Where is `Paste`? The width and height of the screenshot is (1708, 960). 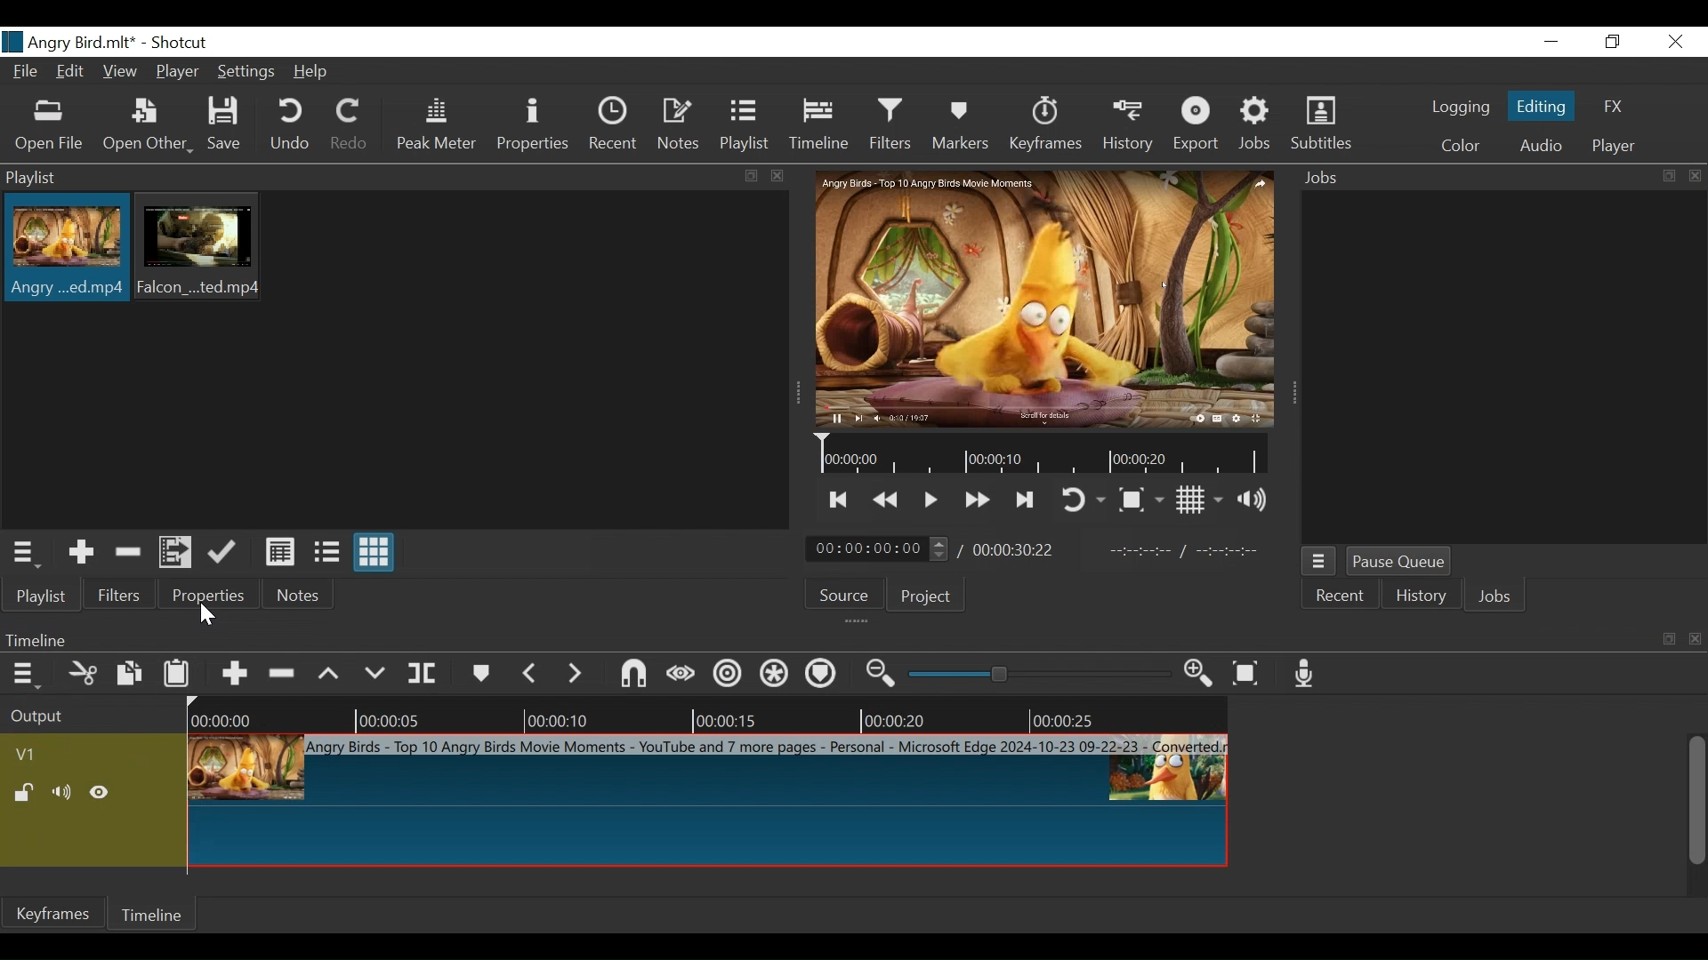 Paste is located at coordinates (180, 676).